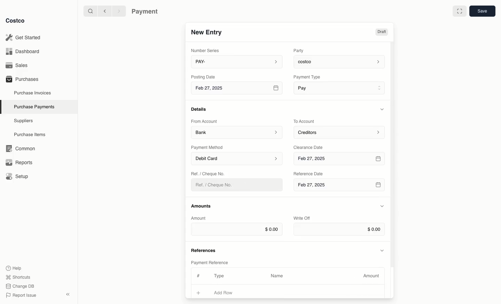 This screenshot has height=304, width=501. Describe the element at coordinates (341, 61) in the screenshot. I see `costco` at that location.